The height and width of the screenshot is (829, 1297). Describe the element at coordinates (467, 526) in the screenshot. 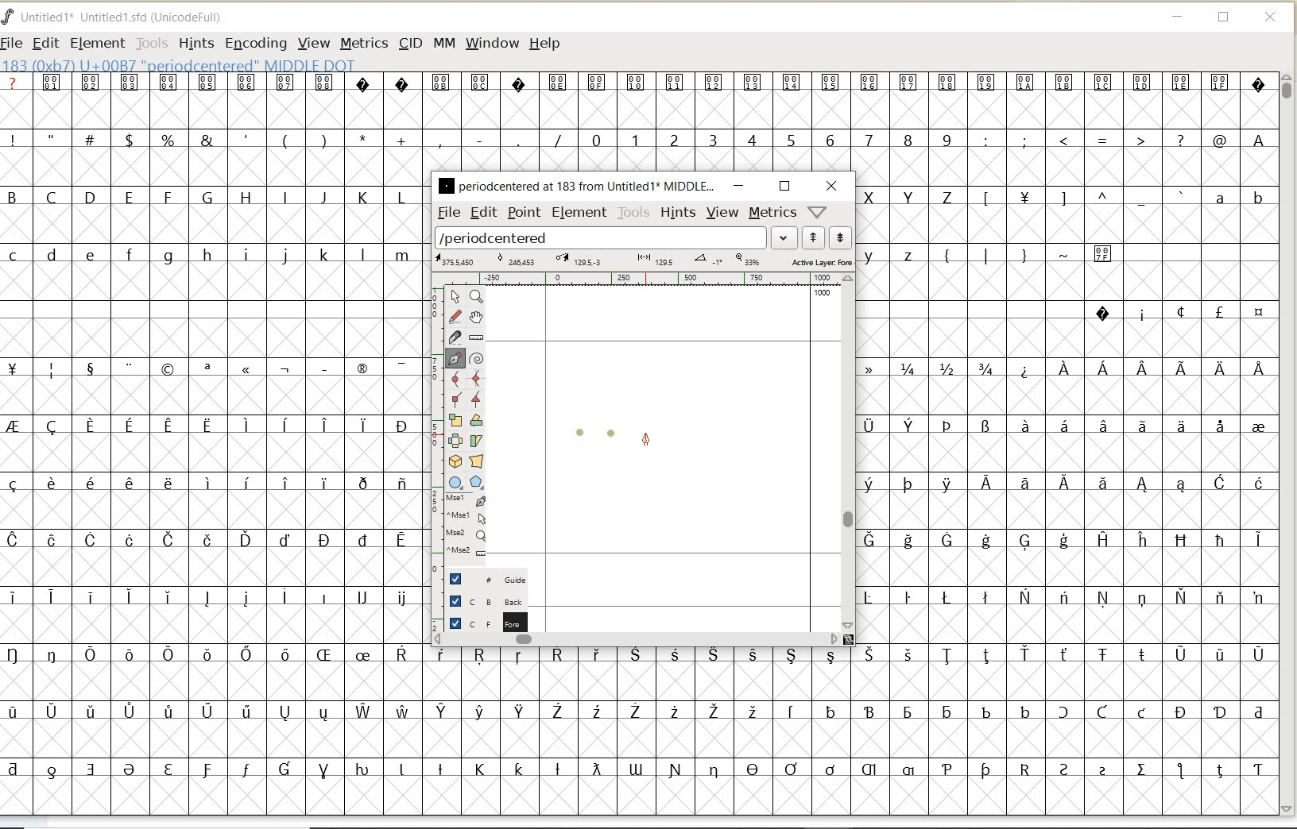

I see `cursor events on the opened outline window` at that location.